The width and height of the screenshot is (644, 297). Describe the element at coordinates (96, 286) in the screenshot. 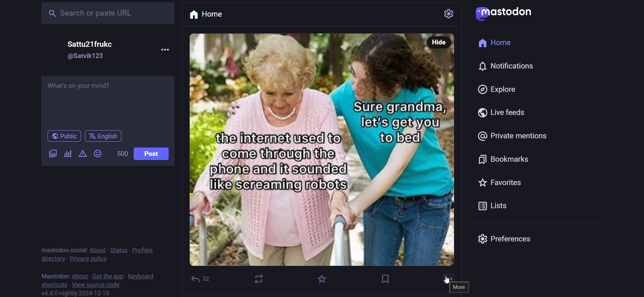

I see `source code` at that location.